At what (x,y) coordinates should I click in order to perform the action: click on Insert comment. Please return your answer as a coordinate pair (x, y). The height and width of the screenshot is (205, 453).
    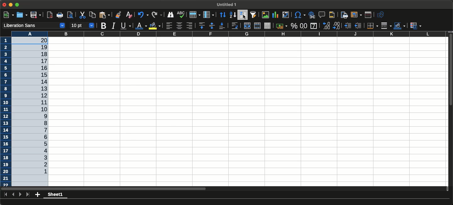
    Looking at the image, I should click on (322, 15).